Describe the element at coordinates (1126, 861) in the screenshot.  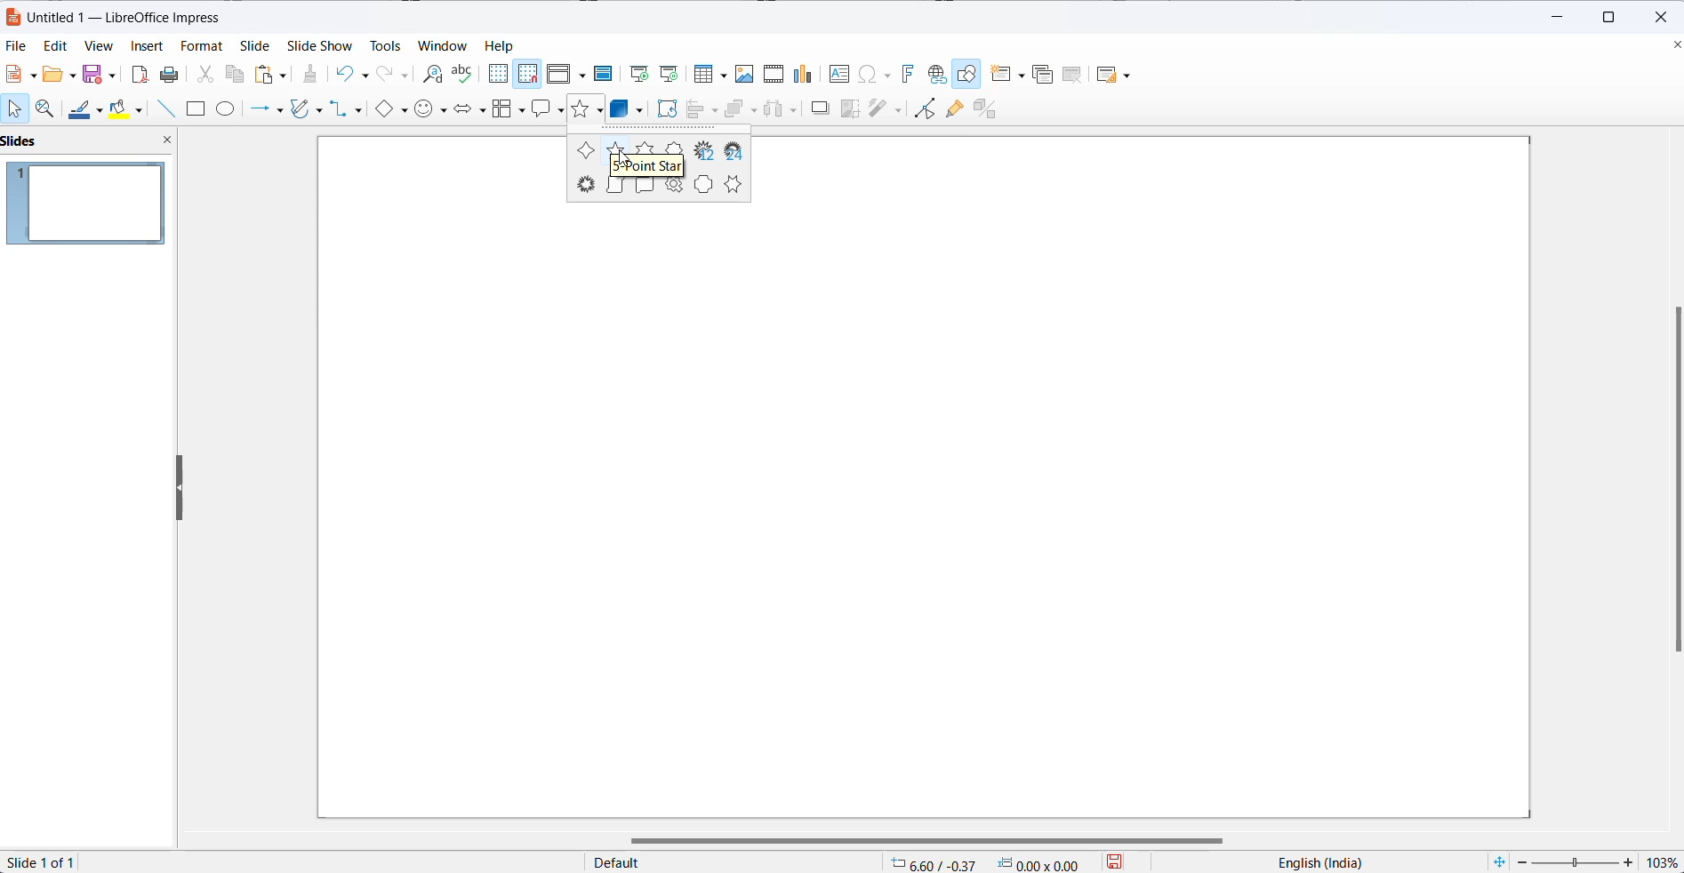
I see `save button` at that location.